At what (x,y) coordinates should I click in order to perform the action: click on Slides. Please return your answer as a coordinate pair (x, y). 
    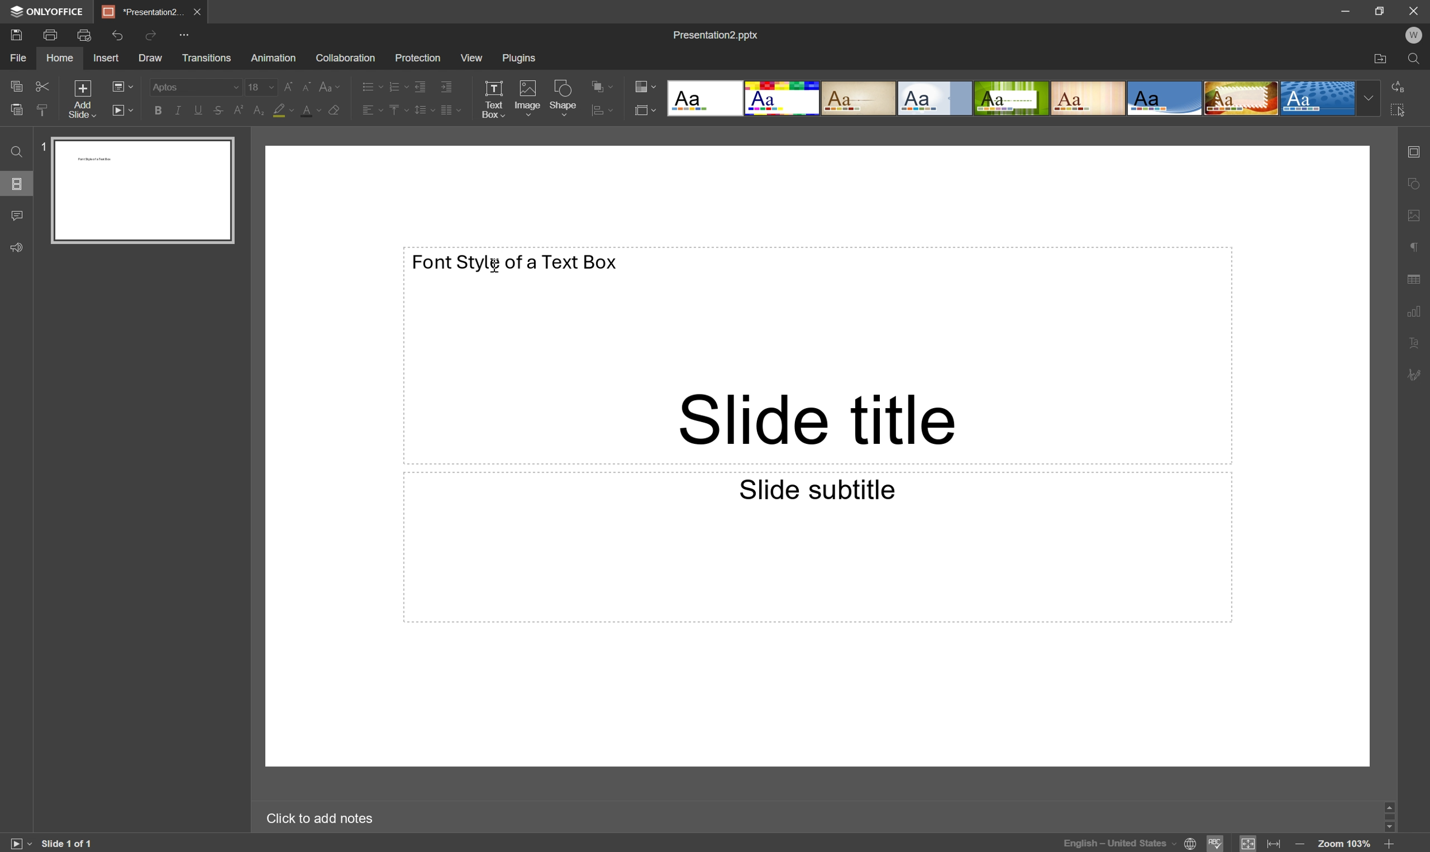
    Looking at the image, I should click on (16, 184).